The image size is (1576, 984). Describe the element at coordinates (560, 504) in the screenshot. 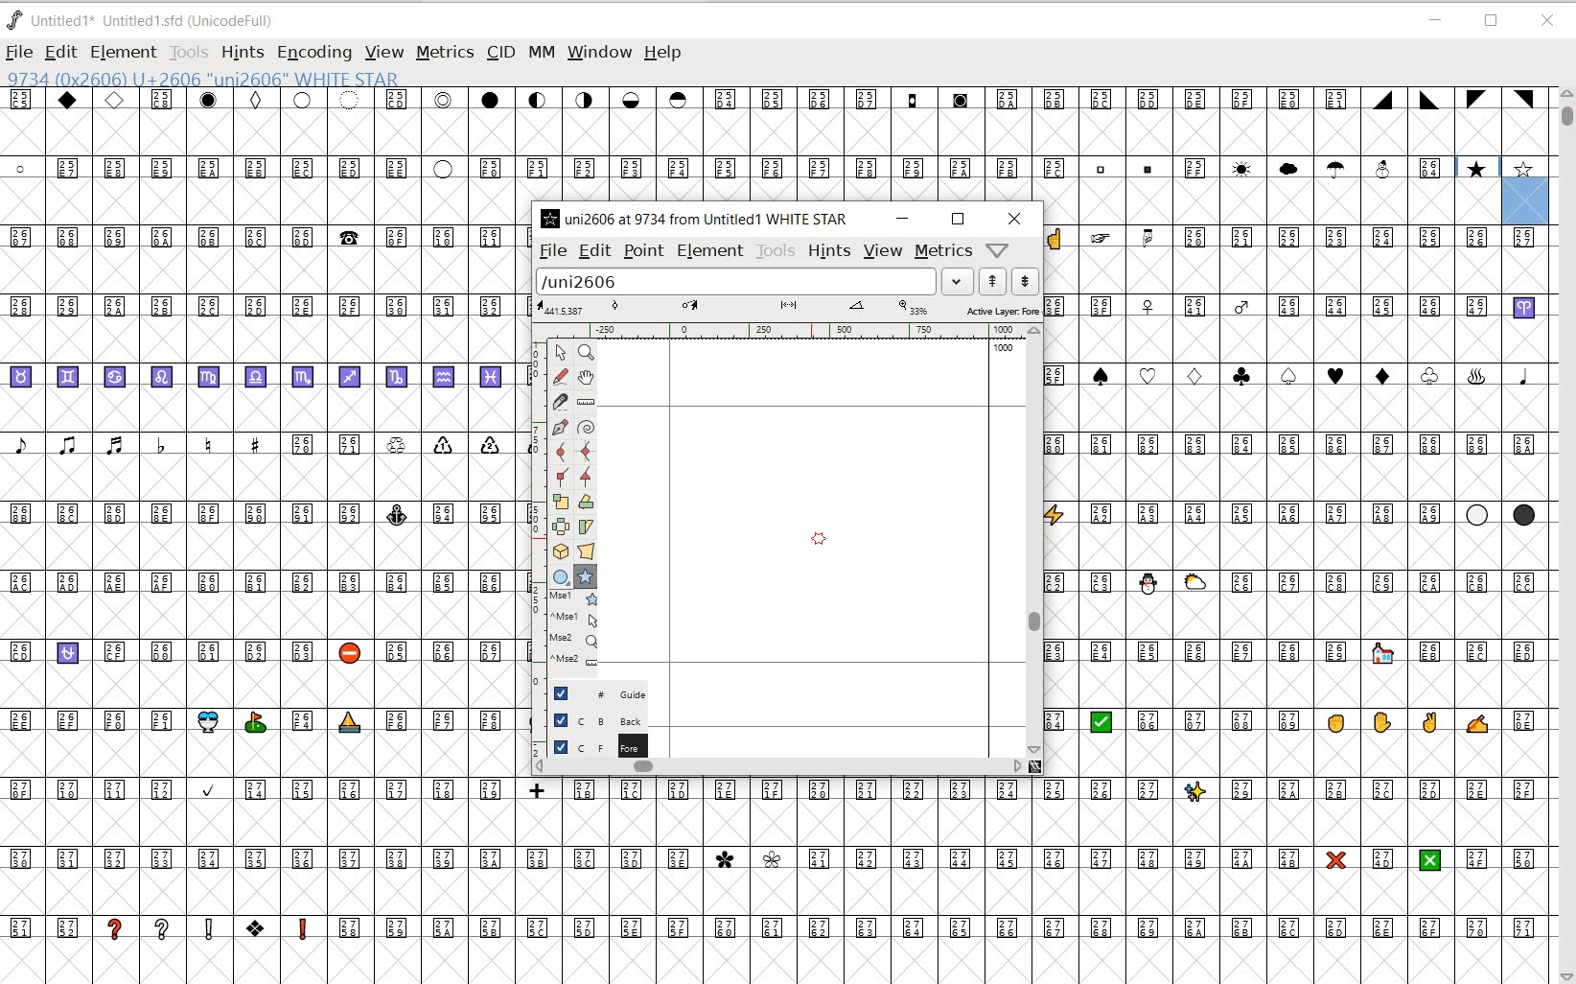

I see `SELECT THE SELECTION` at that location.